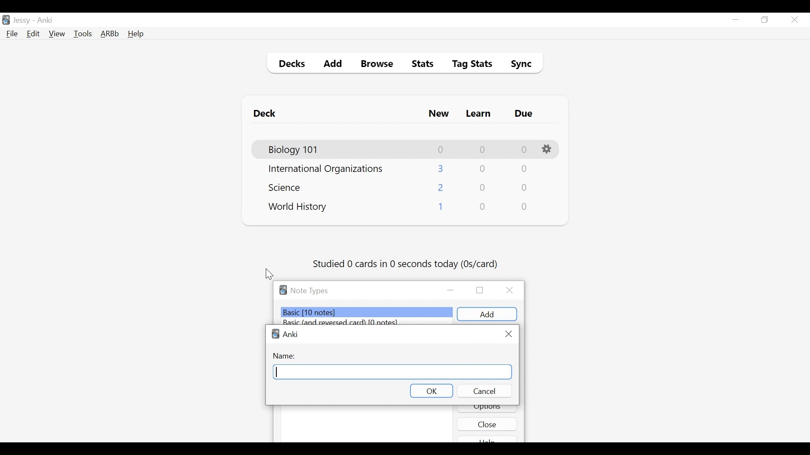 The image size is (810, 455). I want to click on Decks, so click(290, 65).